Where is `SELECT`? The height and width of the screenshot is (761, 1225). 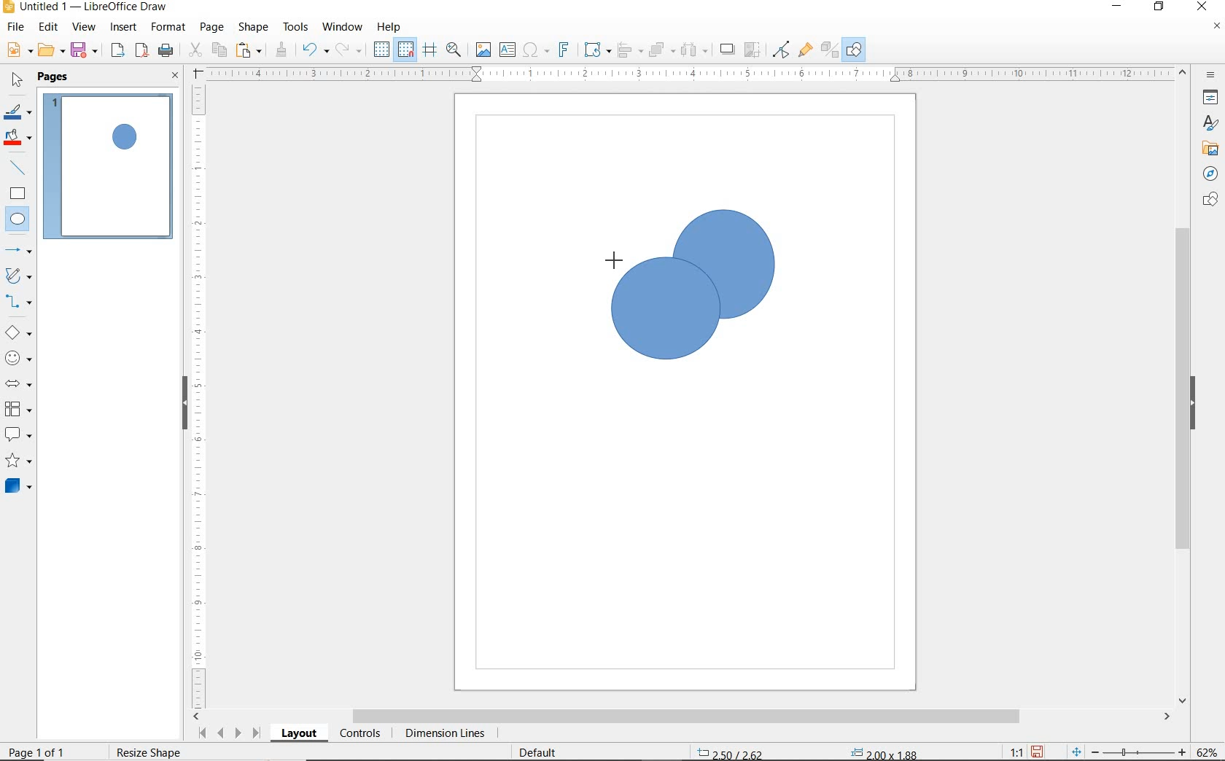
SELECT is located at coordinates (17, 81).